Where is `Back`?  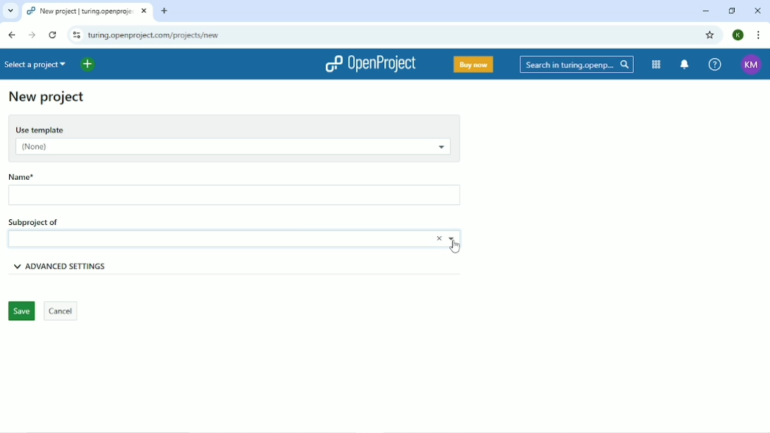
Back is located at coordinates (12, 35).